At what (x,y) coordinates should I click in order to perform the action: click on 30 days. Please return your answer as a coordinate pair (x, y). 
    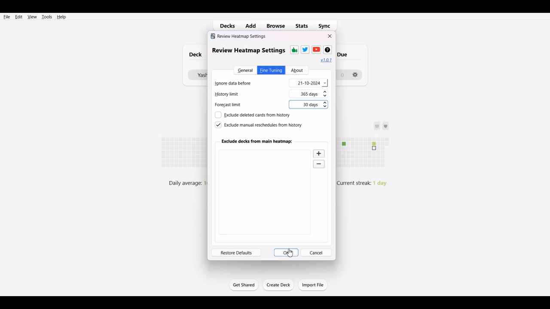
    Looking at the image, I should click on (312, 104).